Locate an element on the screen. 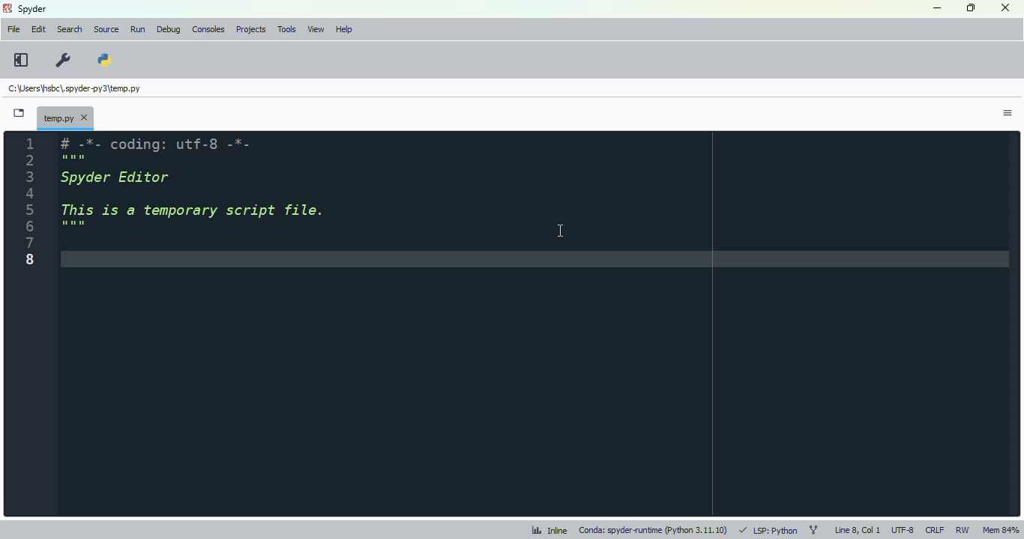 The height and width of the screenshot is (539, 1024). close is located at coordinates (1005, 8).